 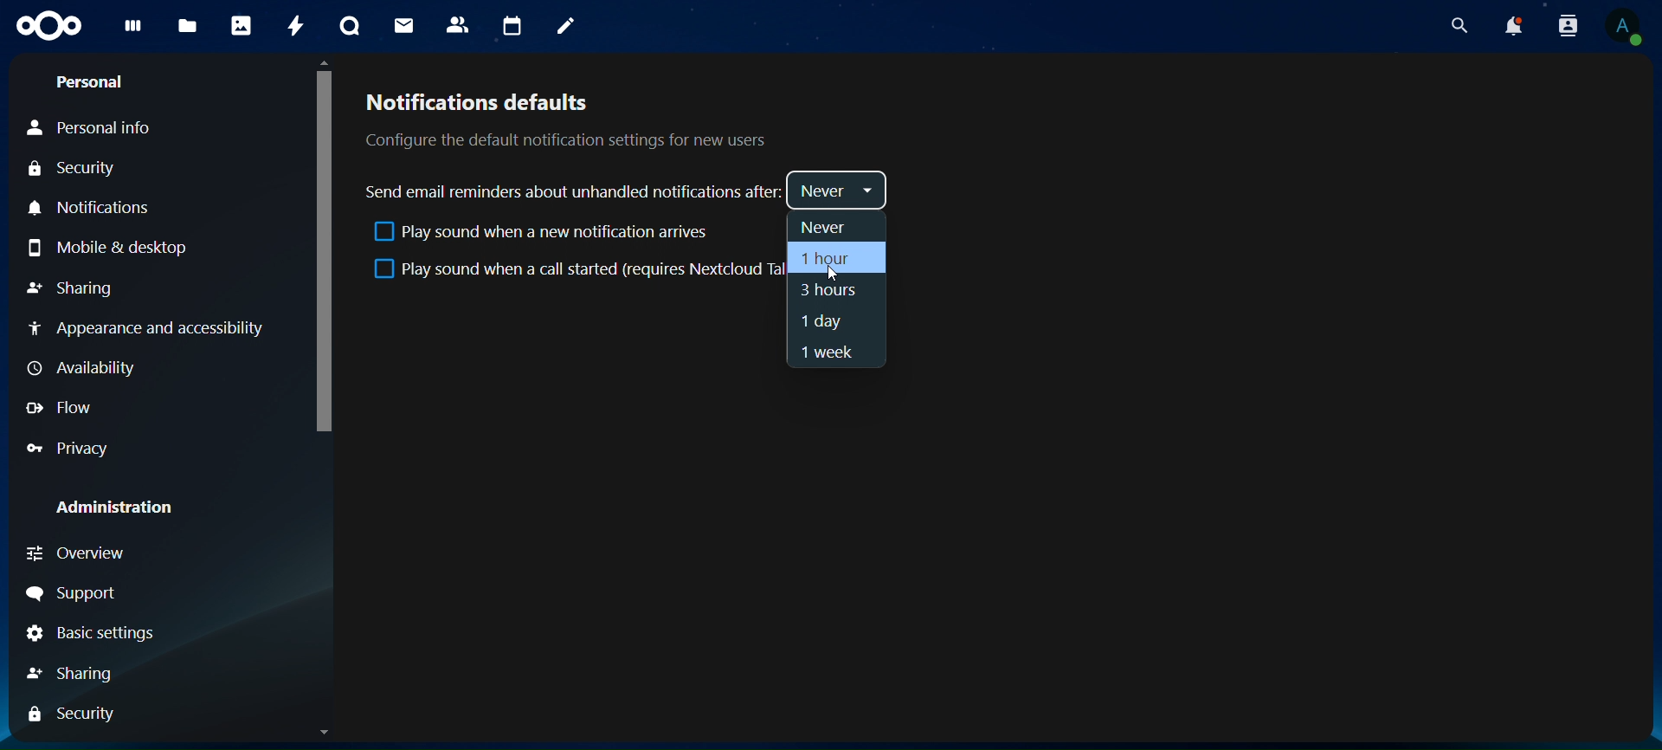 What do you see at coordinates (827, 228) in the screenshot?
I see `never` at bounding box center [827, 228].